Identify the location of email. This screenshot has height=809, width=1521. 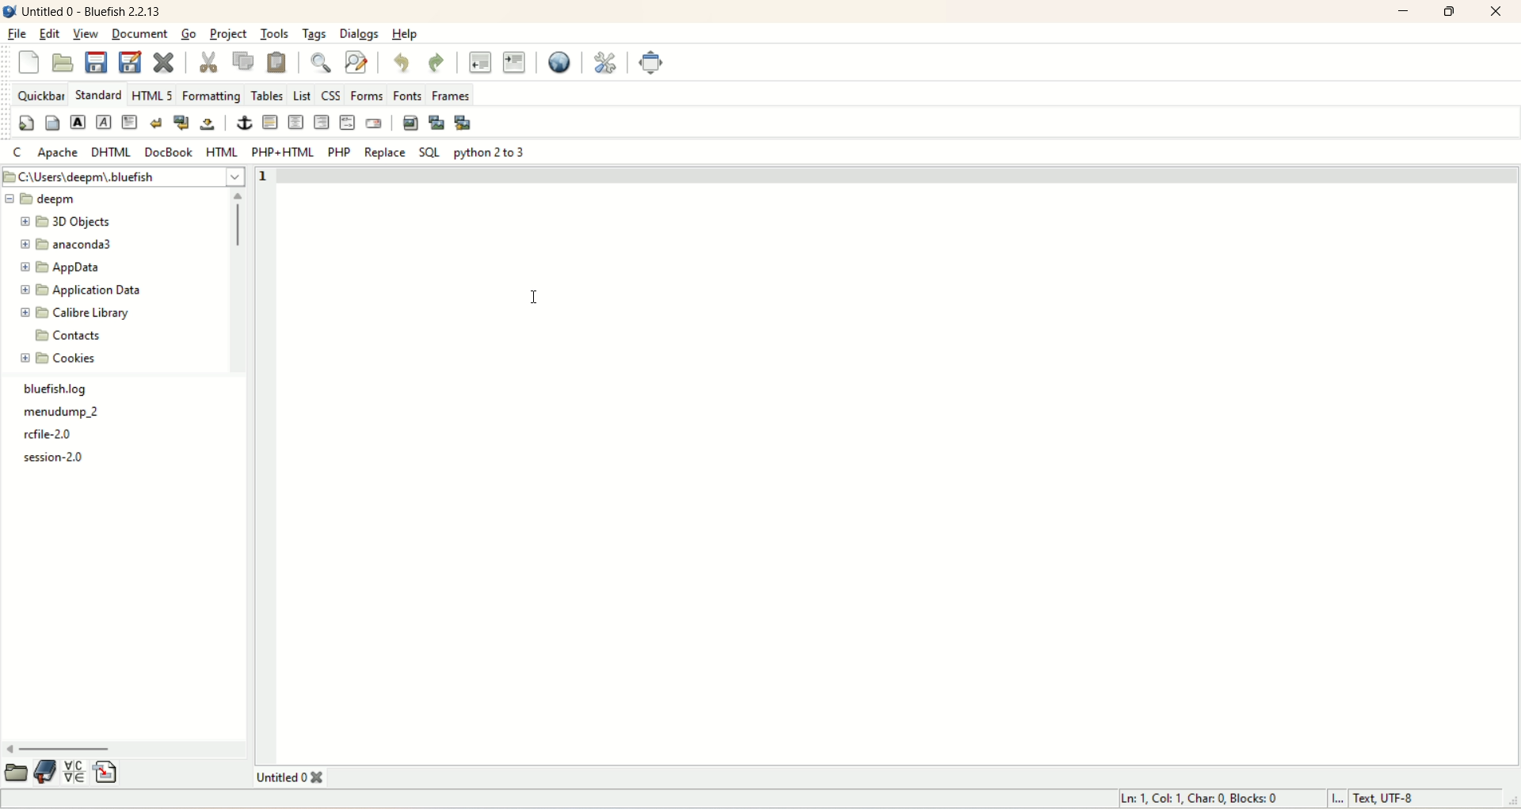
(376, 124).